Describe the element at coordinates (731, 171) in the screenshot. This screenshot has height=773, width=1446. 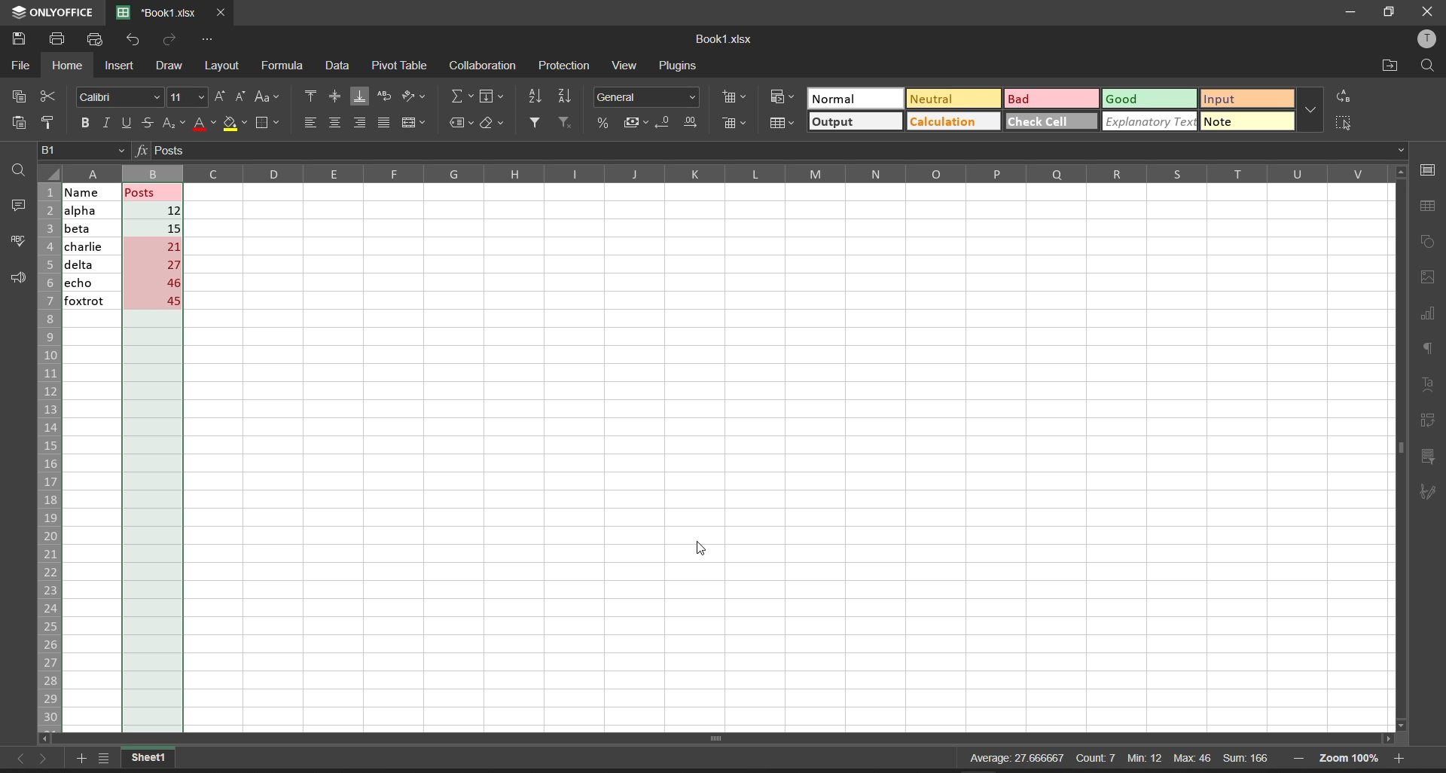
I see `column name` at that location.